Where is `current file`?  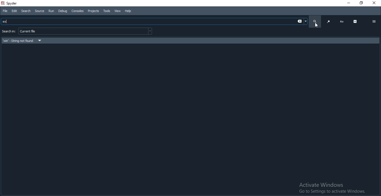
current file is located at coordinates (86, 31).